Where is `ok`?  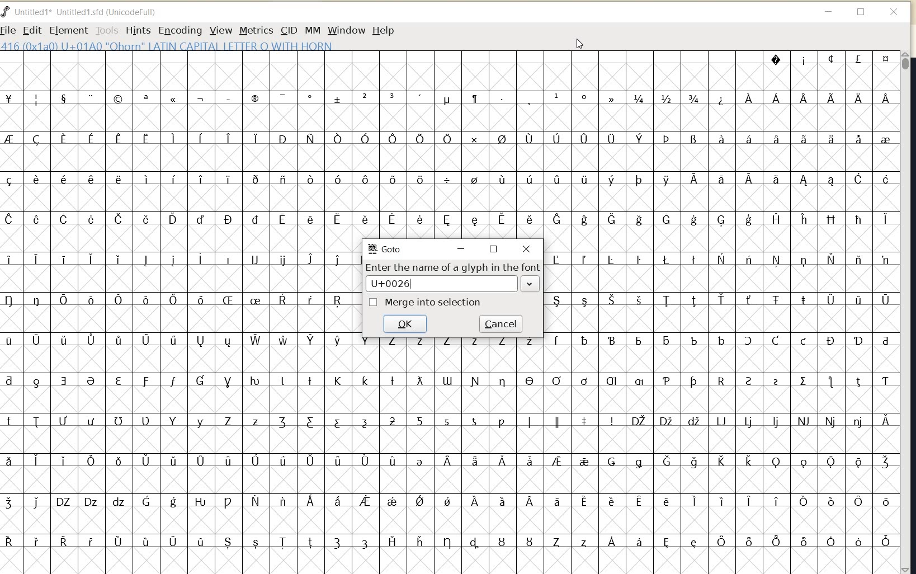
ok is located at coordinates (404, 324).